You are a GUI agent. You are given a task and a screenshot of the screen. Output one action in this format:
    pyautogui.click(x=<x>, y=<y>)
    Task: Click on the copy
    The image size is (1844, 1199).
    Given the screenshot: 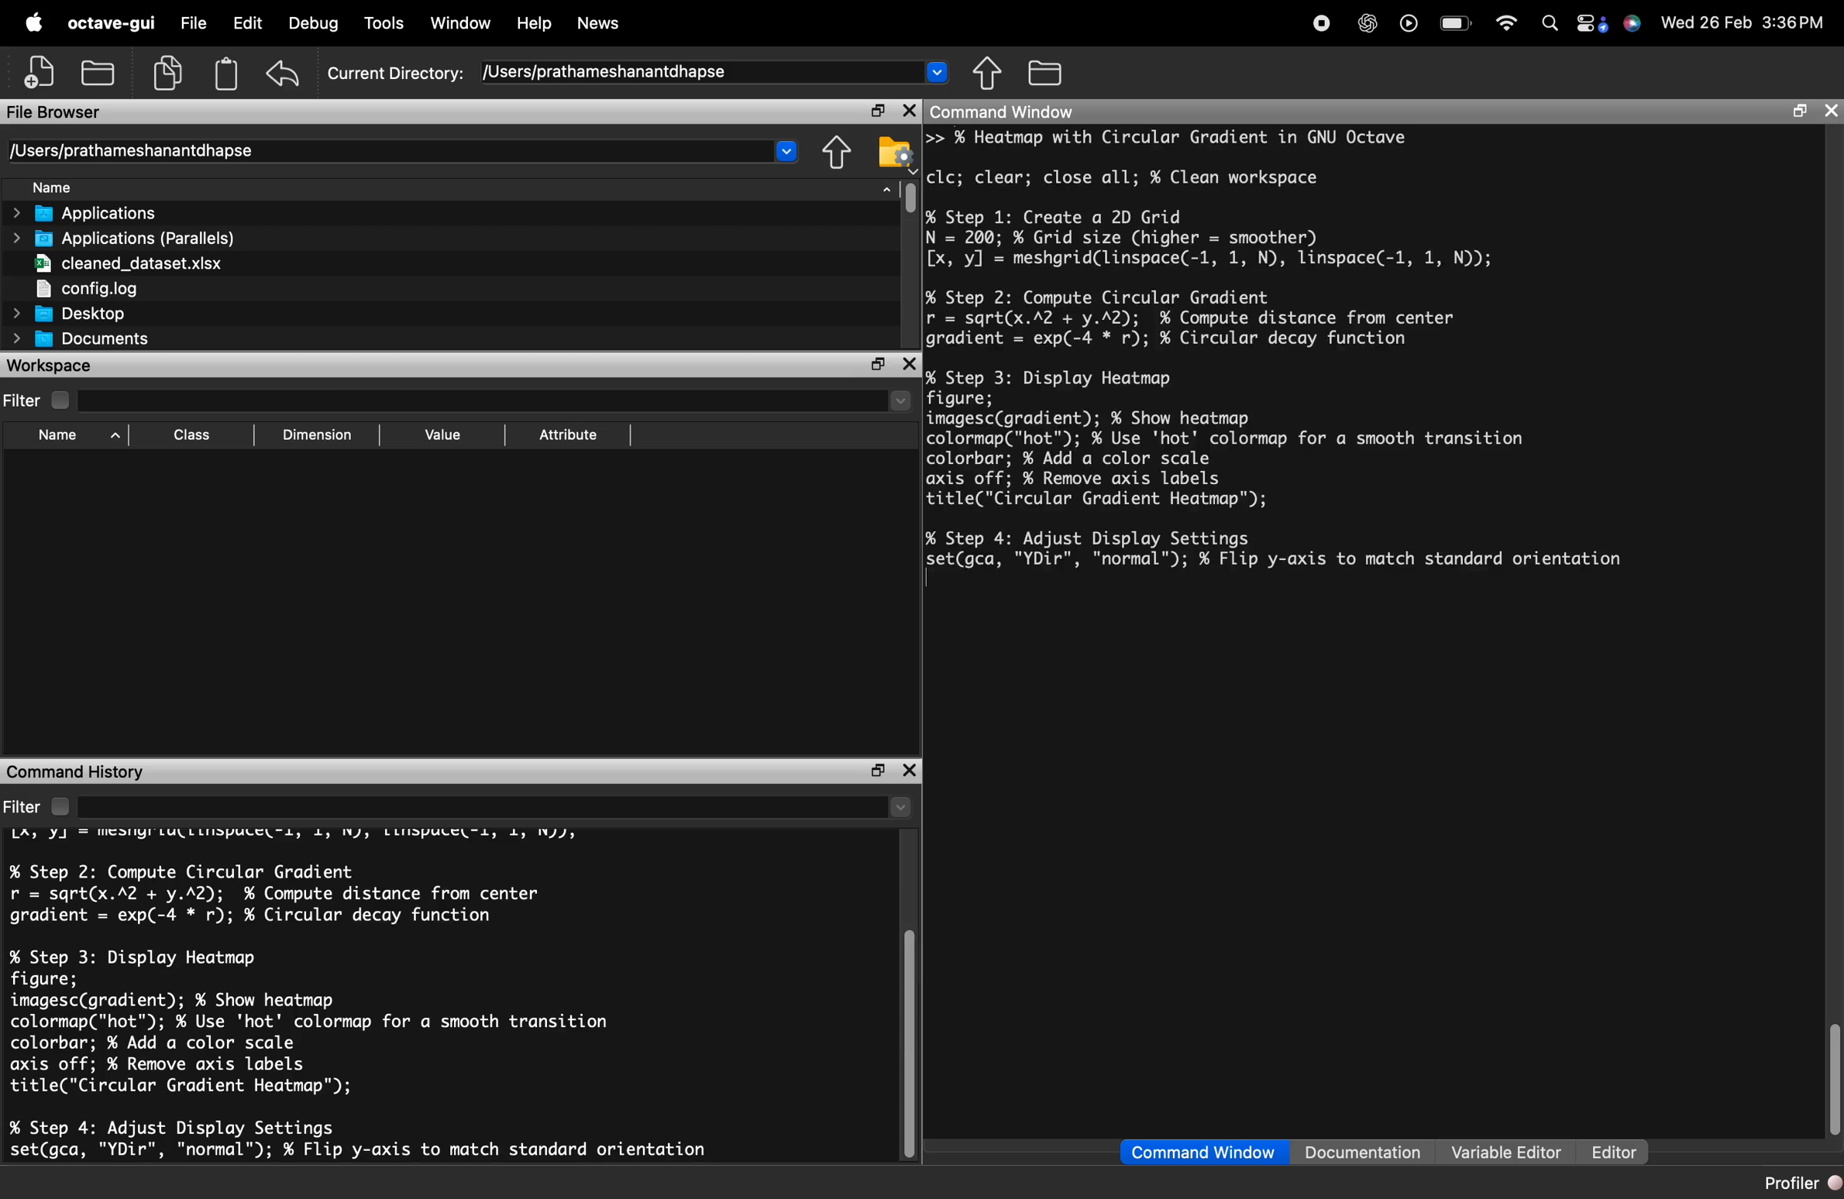 What is the action you would take?
    pyautogui.click(x=167, y=73)
    